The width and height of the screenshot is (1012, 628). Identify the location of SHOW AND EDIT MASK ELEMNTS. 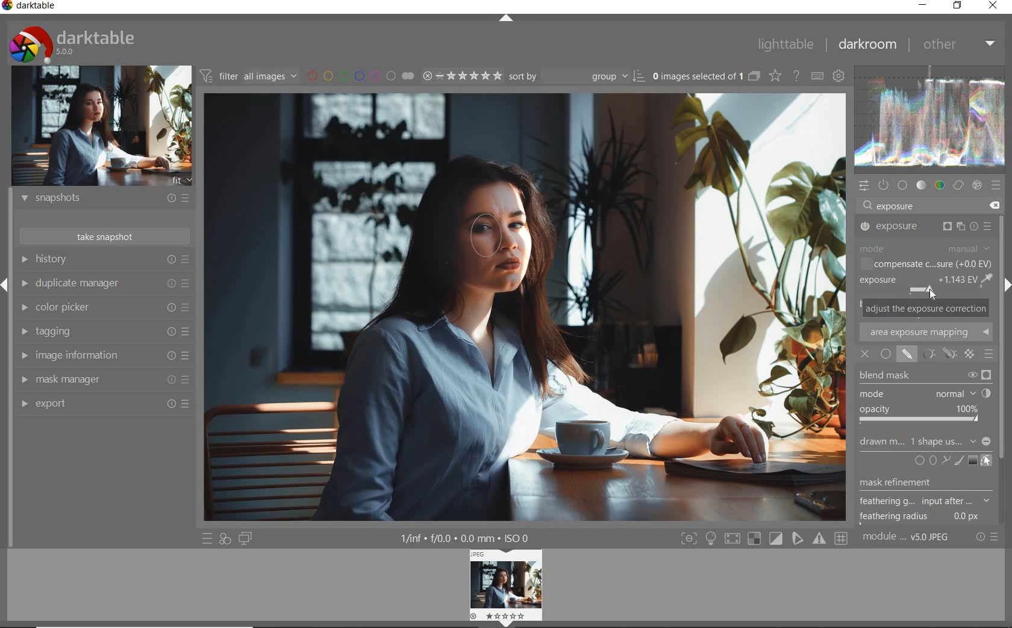
(985, 461).